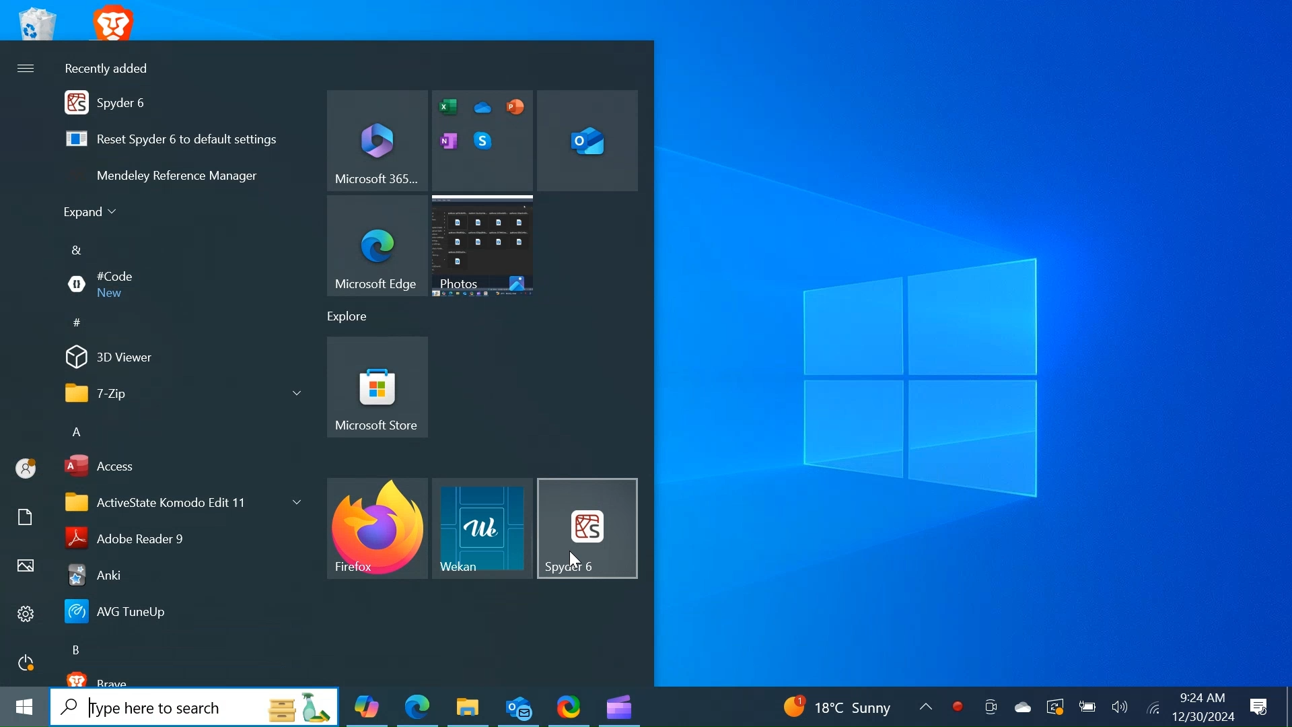  What do you see at coordinates (190, 679) in the screenshot?
I see `brave` at bounding box center [190, 679].